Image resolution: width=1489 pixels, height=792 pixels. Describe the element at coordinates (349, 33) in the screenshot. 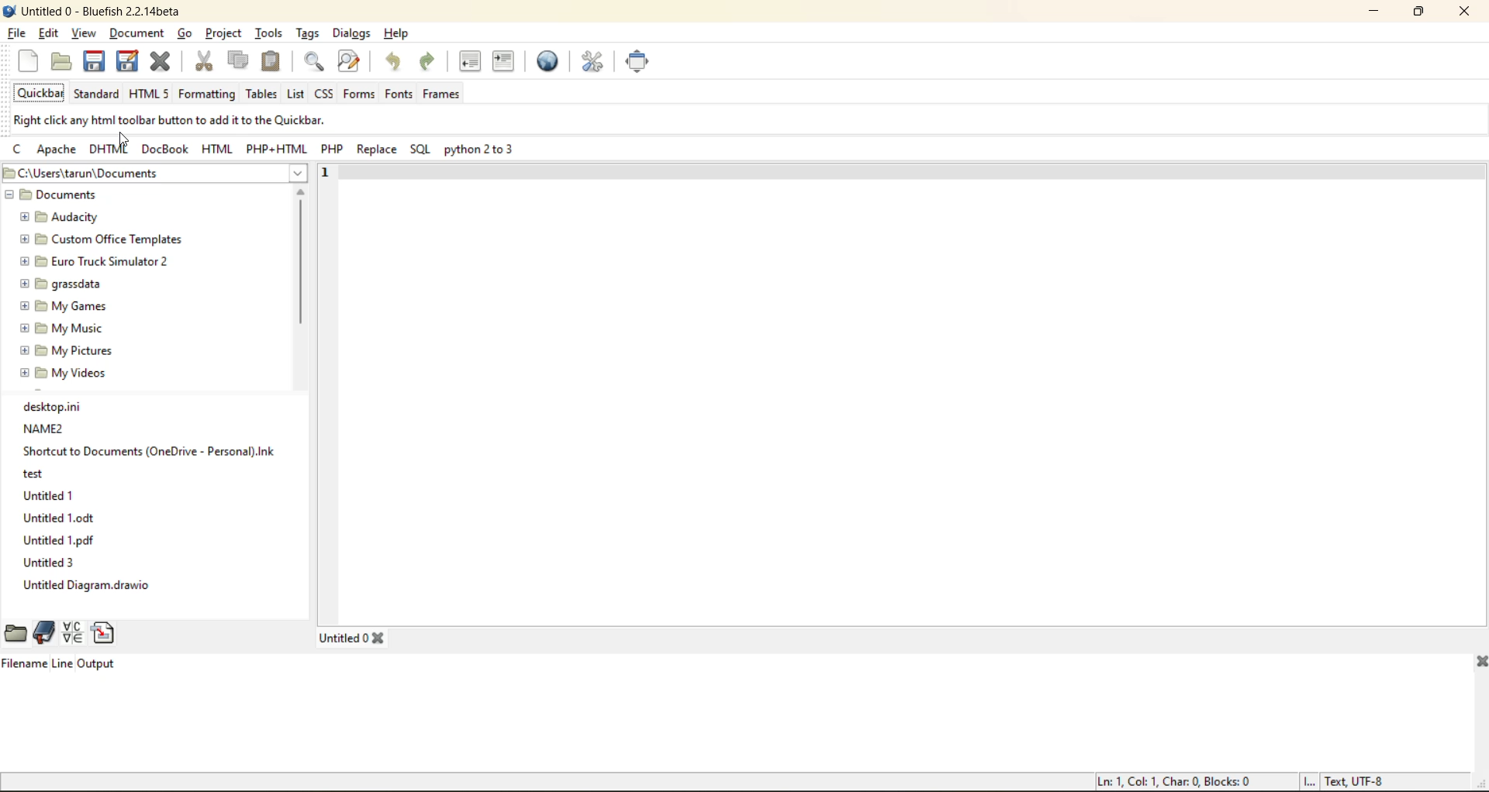

I see `dialogs` at that location.